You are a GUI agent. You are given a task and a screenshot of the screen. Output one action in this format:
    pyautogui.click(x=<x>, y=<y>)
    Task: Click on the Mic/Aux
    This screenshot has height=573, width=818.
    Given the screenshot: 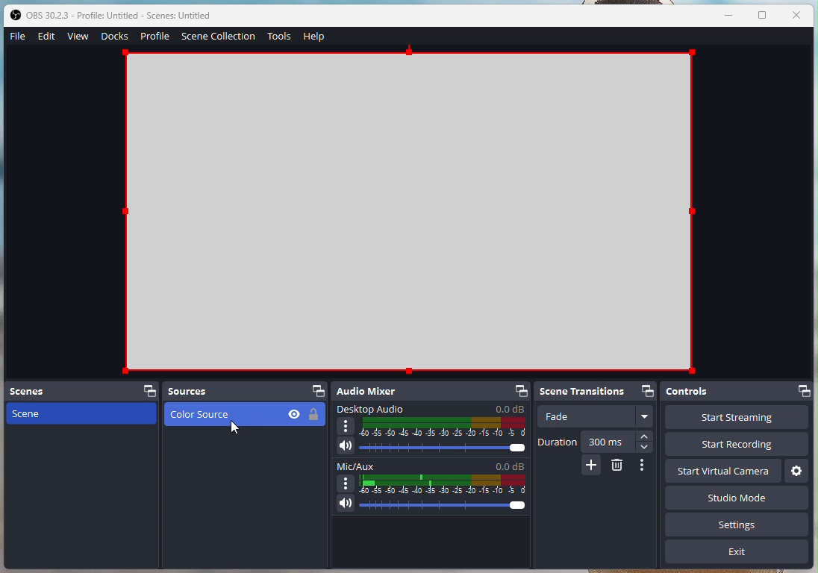 What is the action you would take?
    pyautogui.click(x=431, y=488)
    